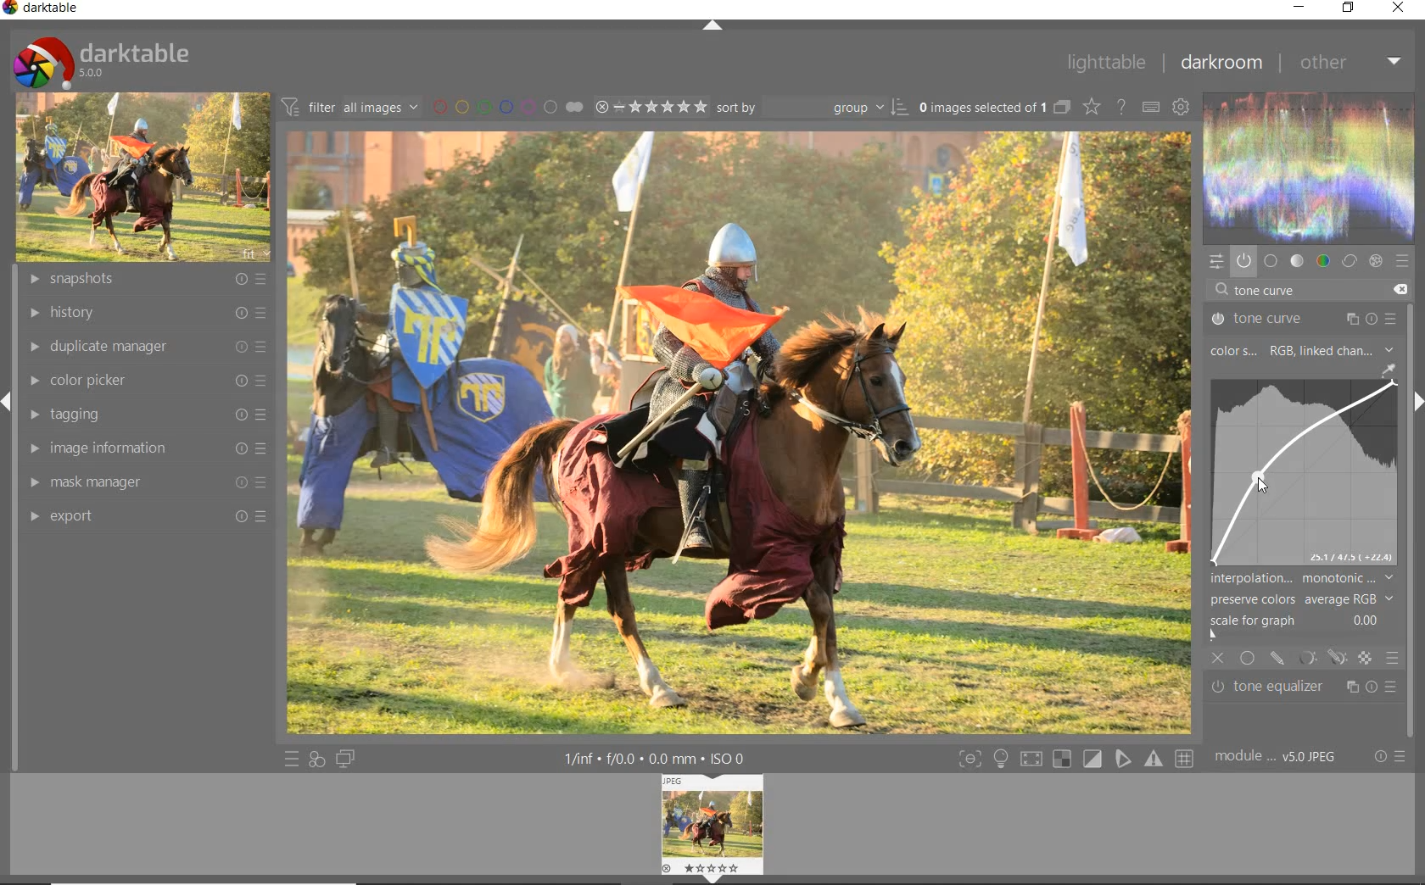 This screenshot has height=885, width=1425. I want to click on base, so click(1271, 262).